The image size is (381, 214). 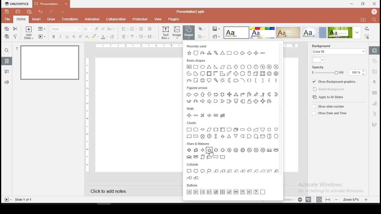 What do you see at coordinates (345, 32) in the screenshot?
I see `theme` at bounding box center [345, 32].